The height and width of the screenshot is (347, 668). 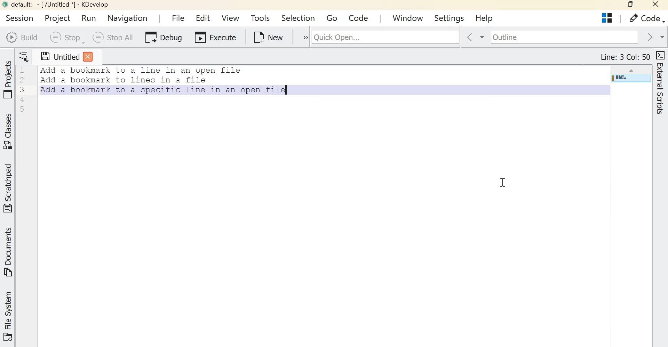 I want to click on Navigation, so click(x=128, y=19).